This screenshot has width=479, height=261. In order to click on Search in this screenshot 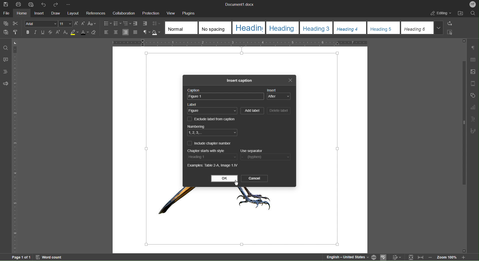, I will do `click(473, 13)`.